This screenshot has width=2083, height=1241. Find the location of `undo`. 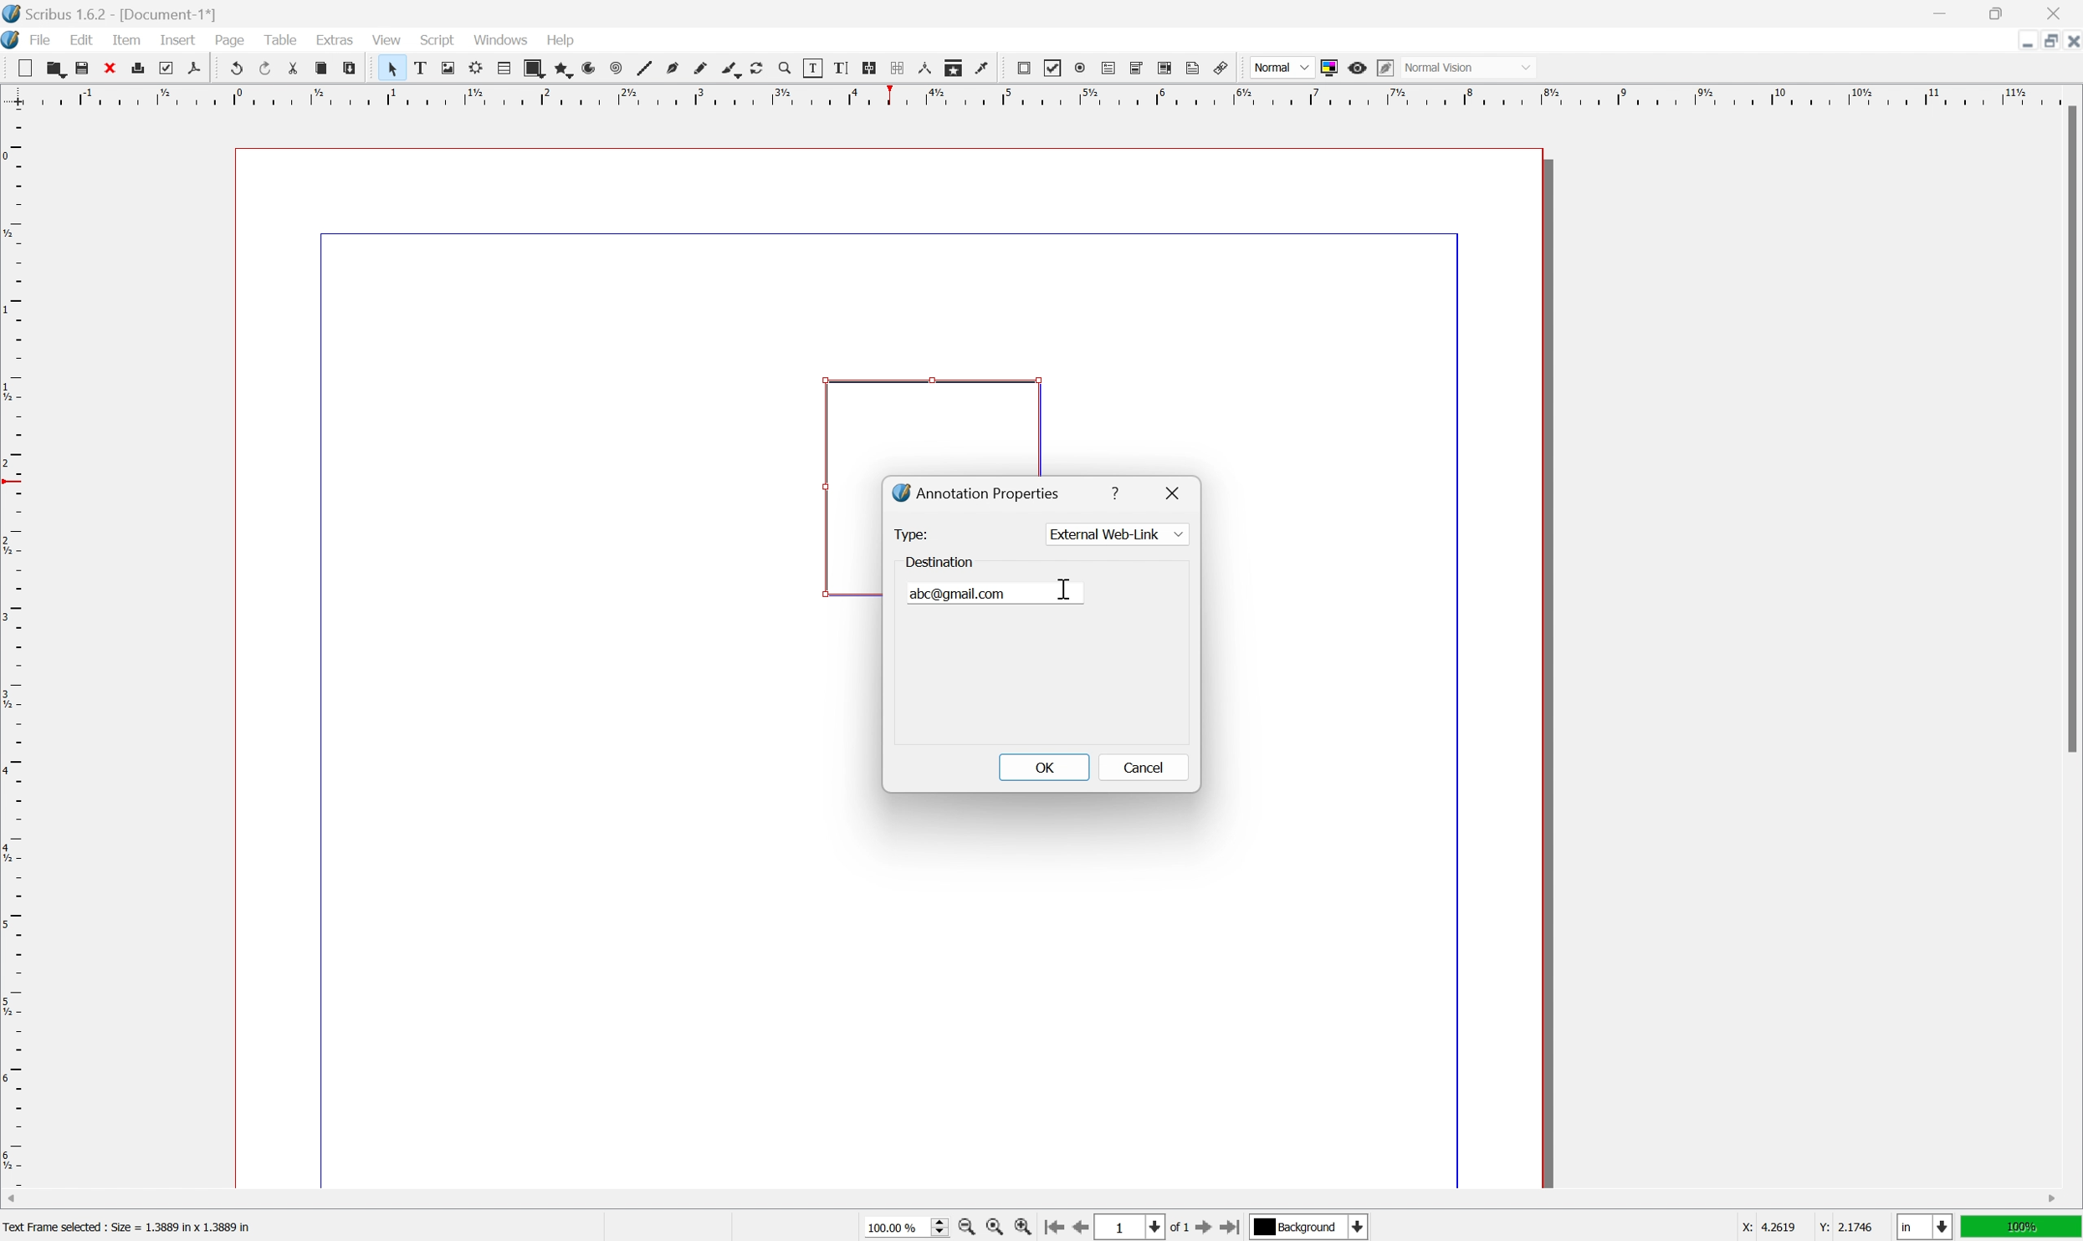

undo is located at coordinates (233, 67).